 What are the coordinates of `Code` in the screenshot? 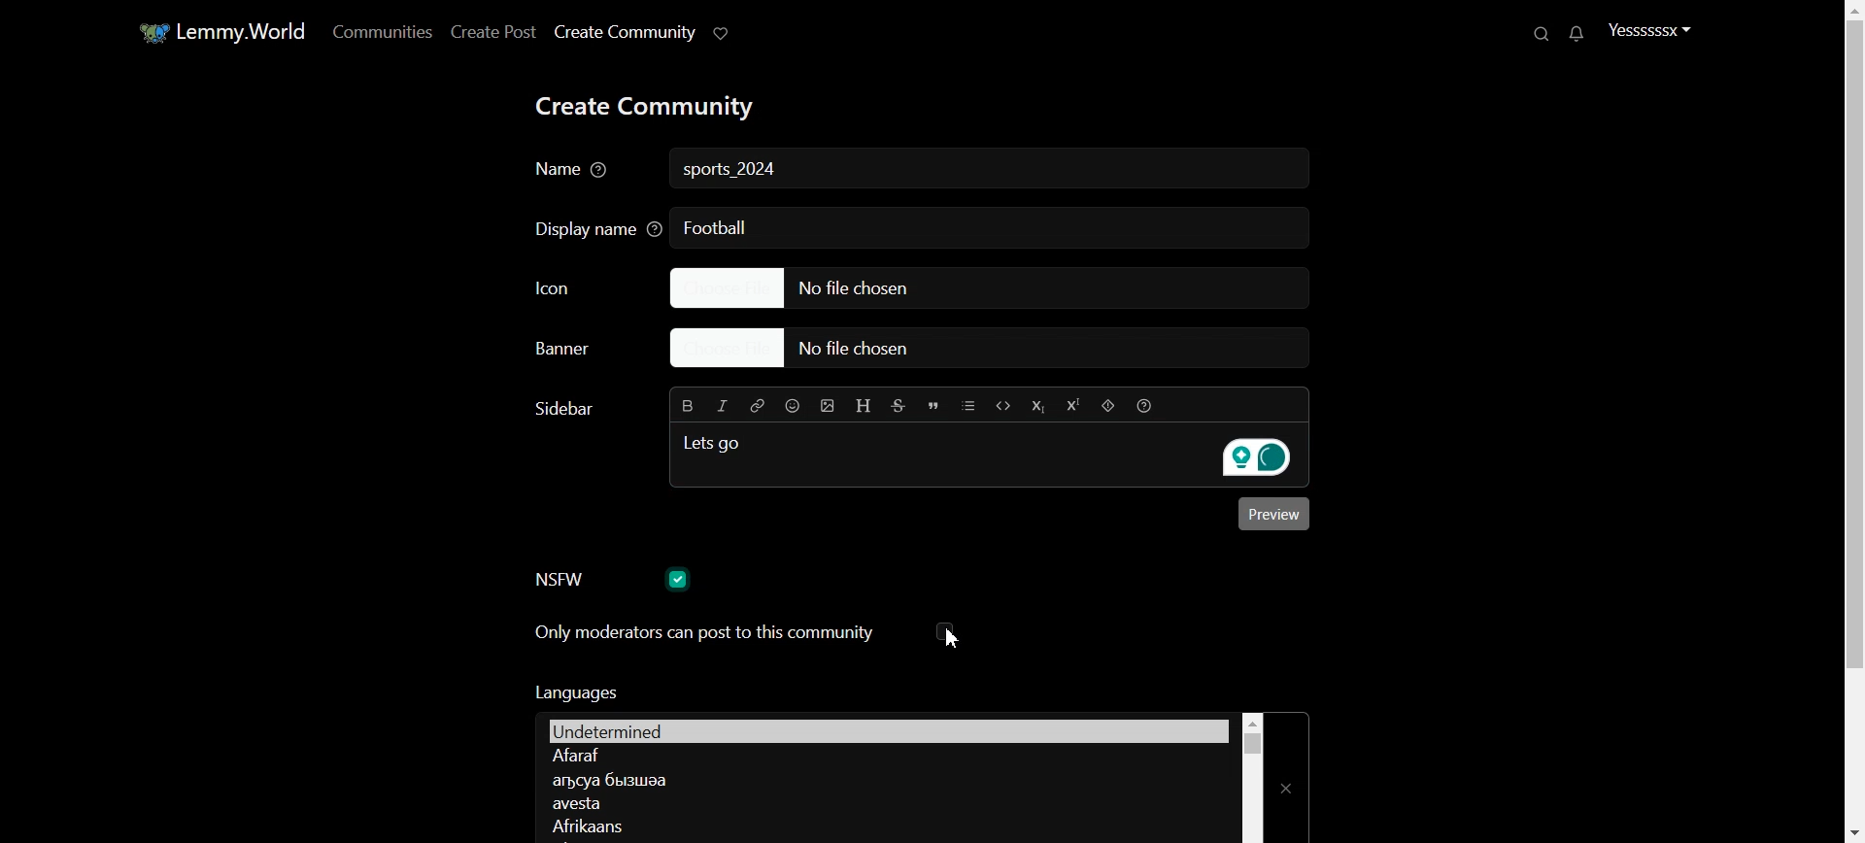 It's located at (1003, 405).